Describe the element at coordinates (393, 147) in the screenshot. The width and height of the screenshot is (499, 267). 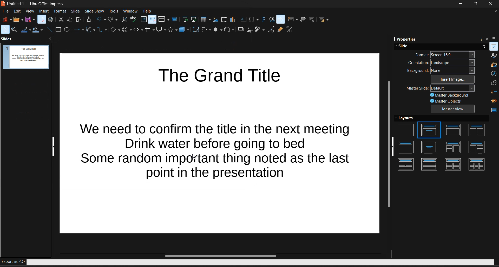
I see `hide` at that location.